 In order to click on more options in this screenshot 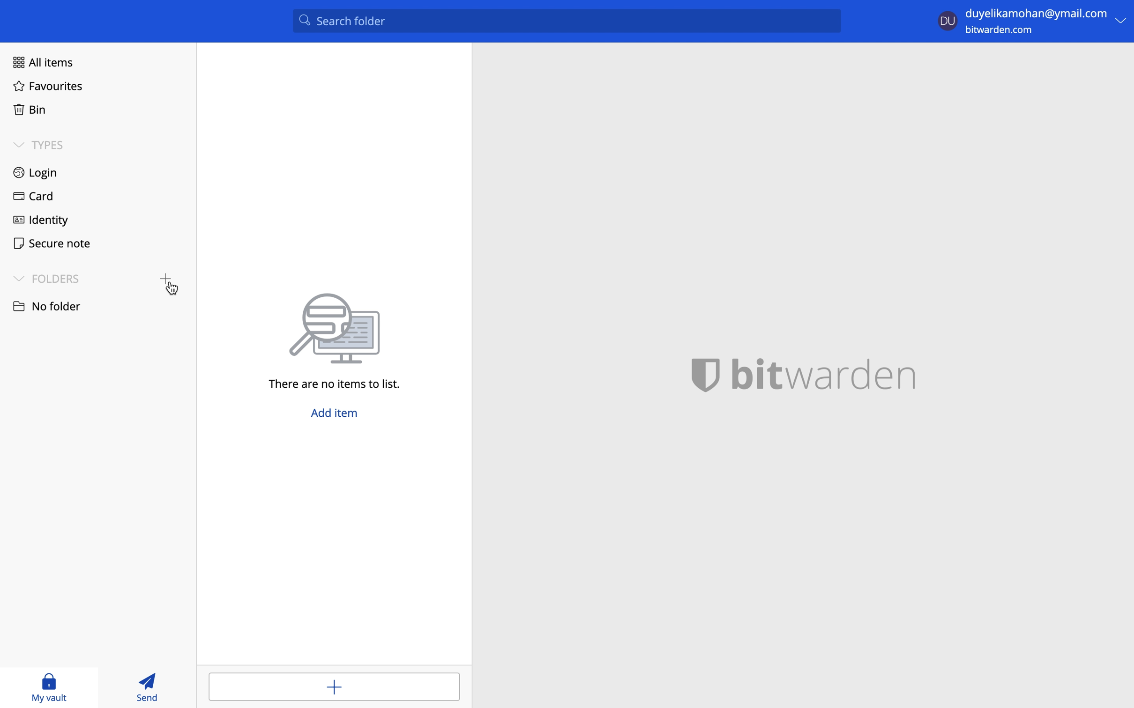, I will do `click(1123, 21)`.